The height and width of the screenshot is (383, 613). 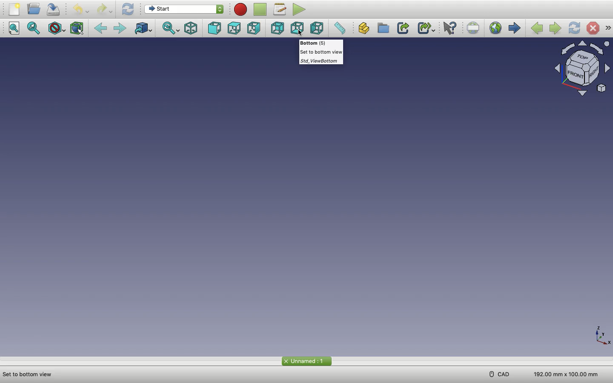 I want to click on Guide text, so click(x=320, y=53).